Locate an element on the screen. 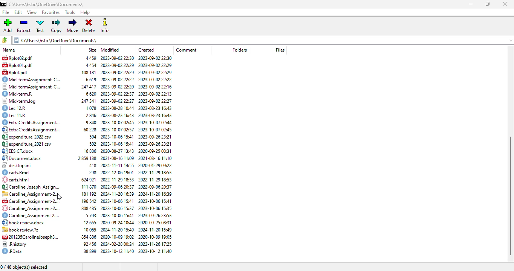  854886 is located at coordinates (87, 236).